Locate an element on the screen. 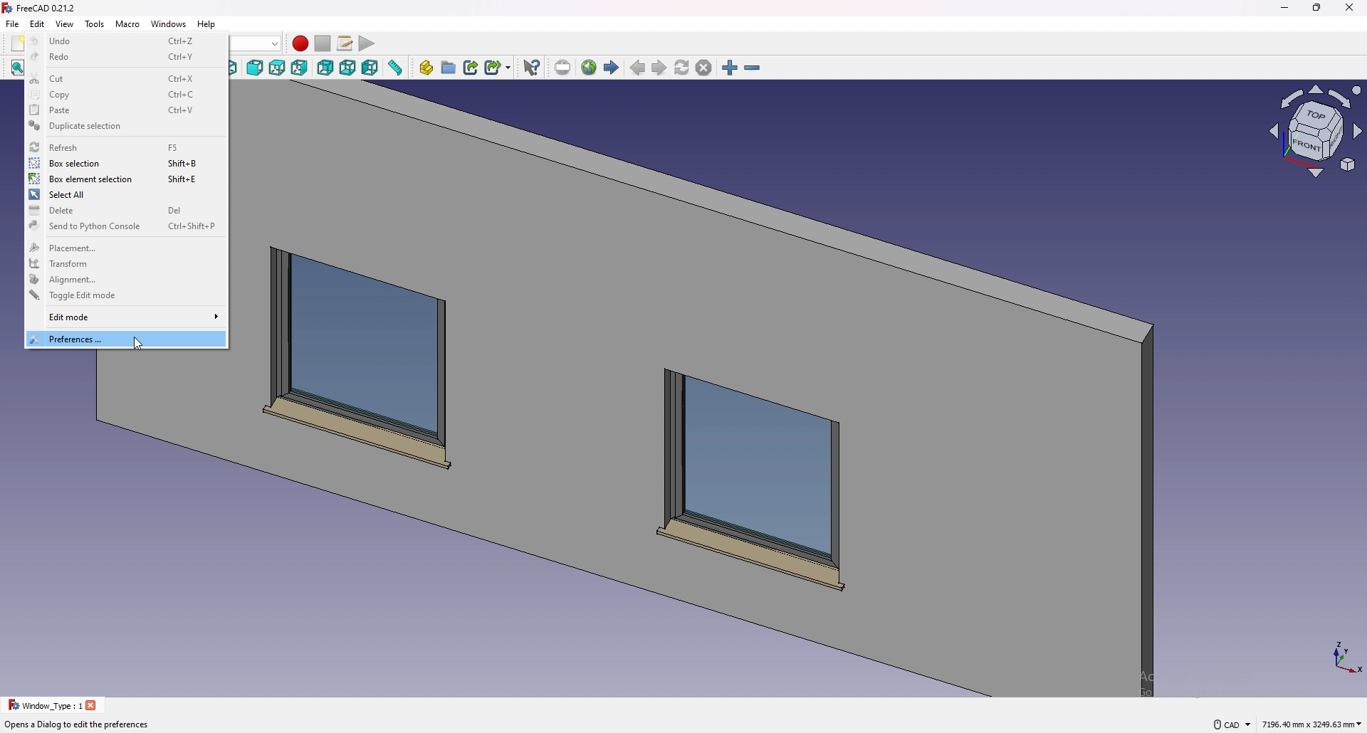 The height and width of the screenshot is (733, 1367). delete   Del is located at coordinates (122, 210).